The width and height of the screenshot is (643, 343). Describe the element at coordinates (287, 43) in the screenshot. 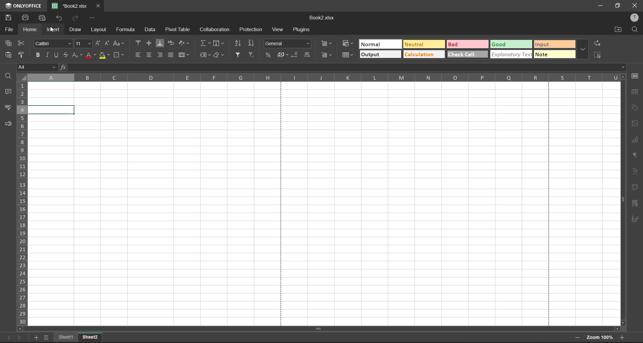

I see `number format` at that location.